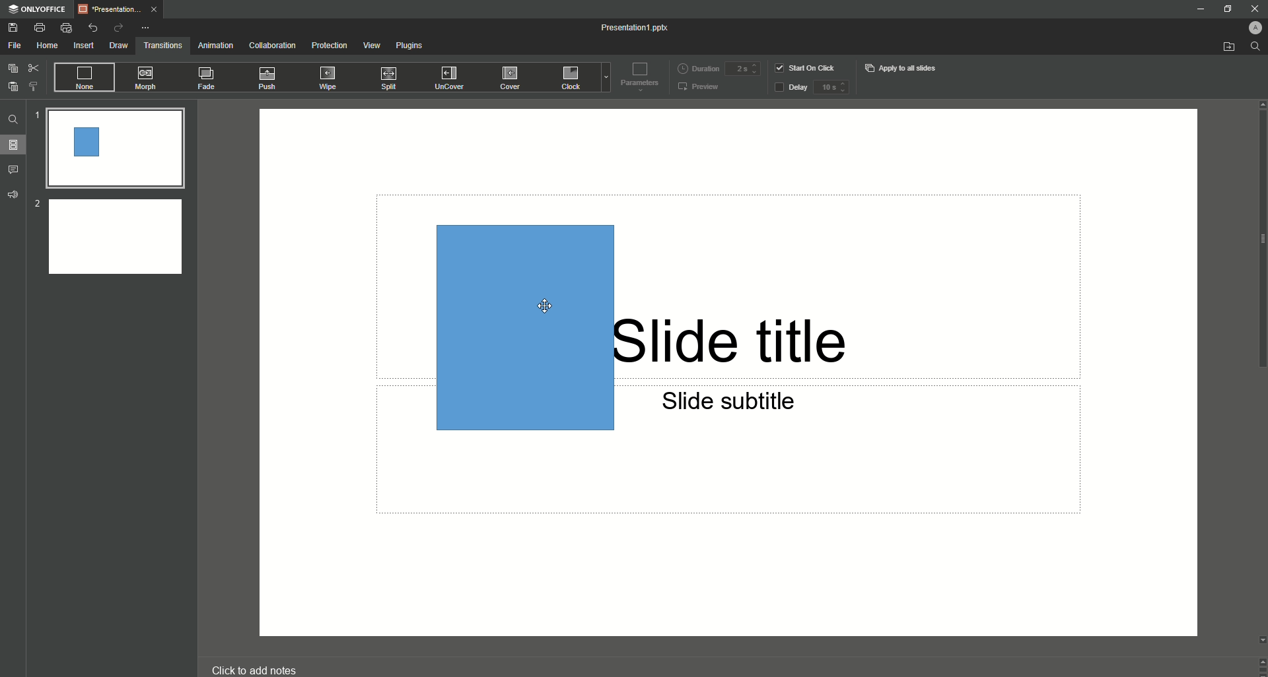 The width and height of the screenshot is (1268, 677). Describe the element at coordinates (216, 45) in the screenshot. I see `Animation` at that location.